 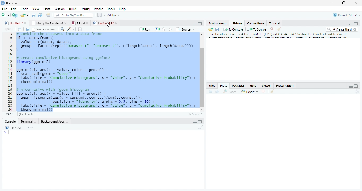 I want to click on Go to the previous section, so click(x=164, y=30).